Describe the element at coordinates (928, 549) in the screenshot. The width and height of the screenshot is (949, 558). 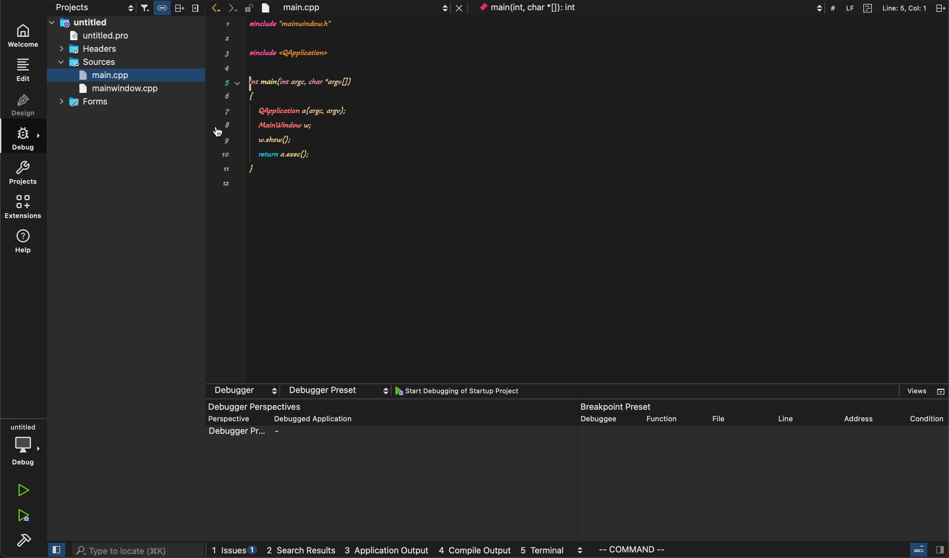
I see `close slidebar` at that location.